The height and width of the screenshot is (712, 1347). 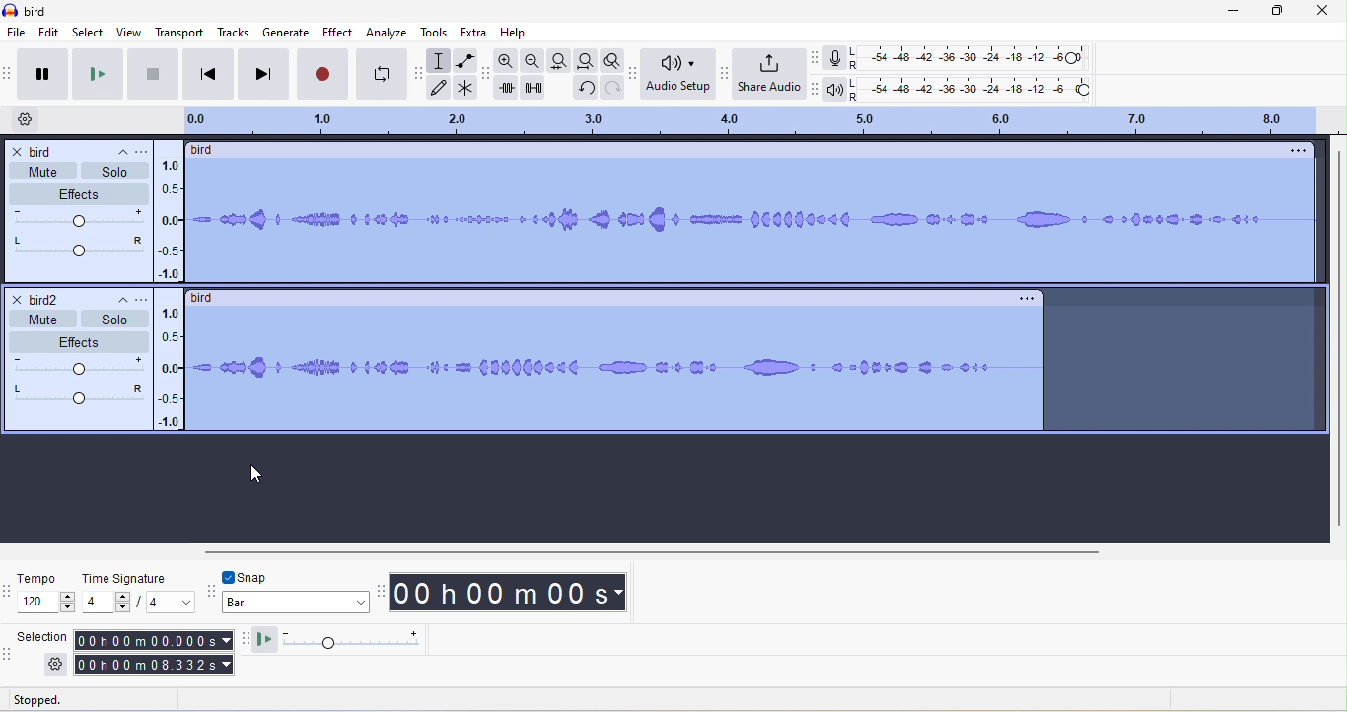 What do you see at coordinates (583, 91) in the screenshot?
I see `undo` at bounding box center [583, 91].